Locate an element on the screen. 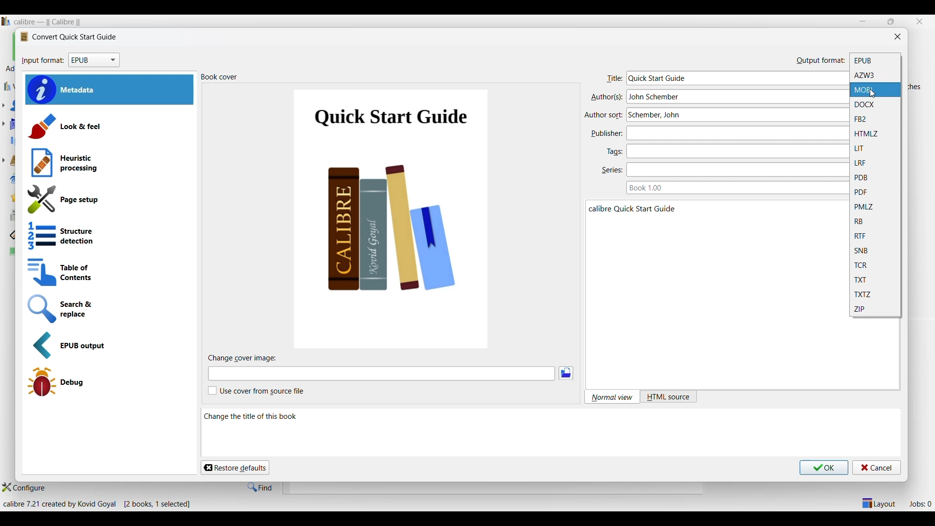 This screenshot has width=935, height=526. Type in title is located at coordinates (735, 78).